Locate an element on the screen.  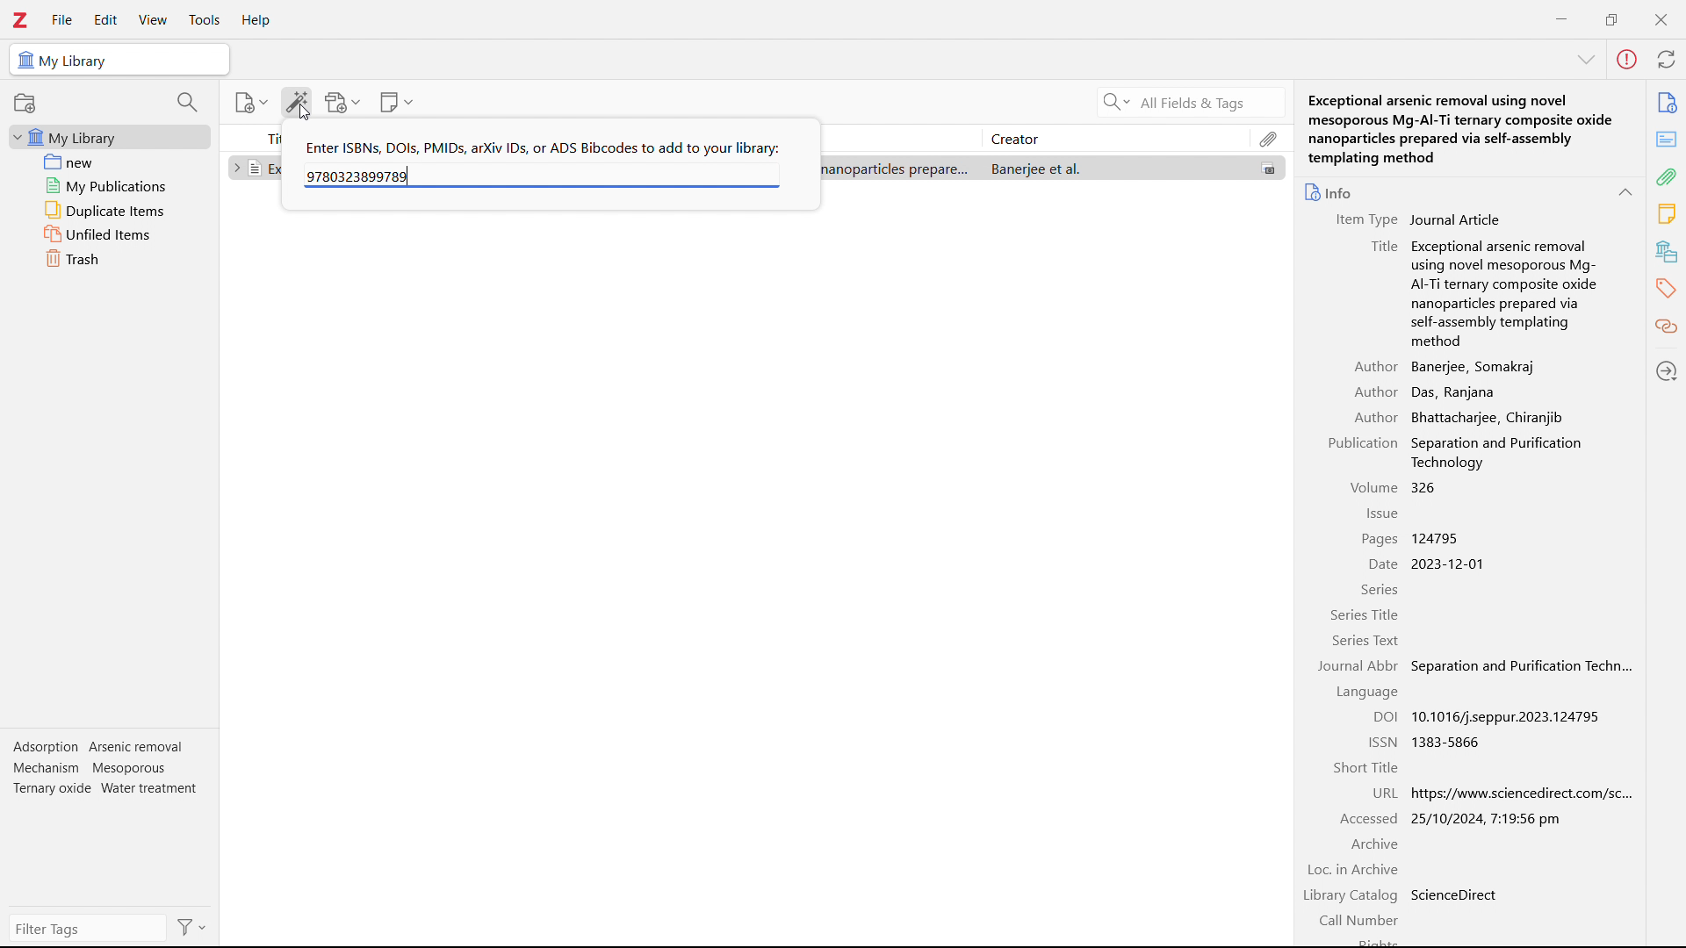
title is located at coordinates (1382, 246).